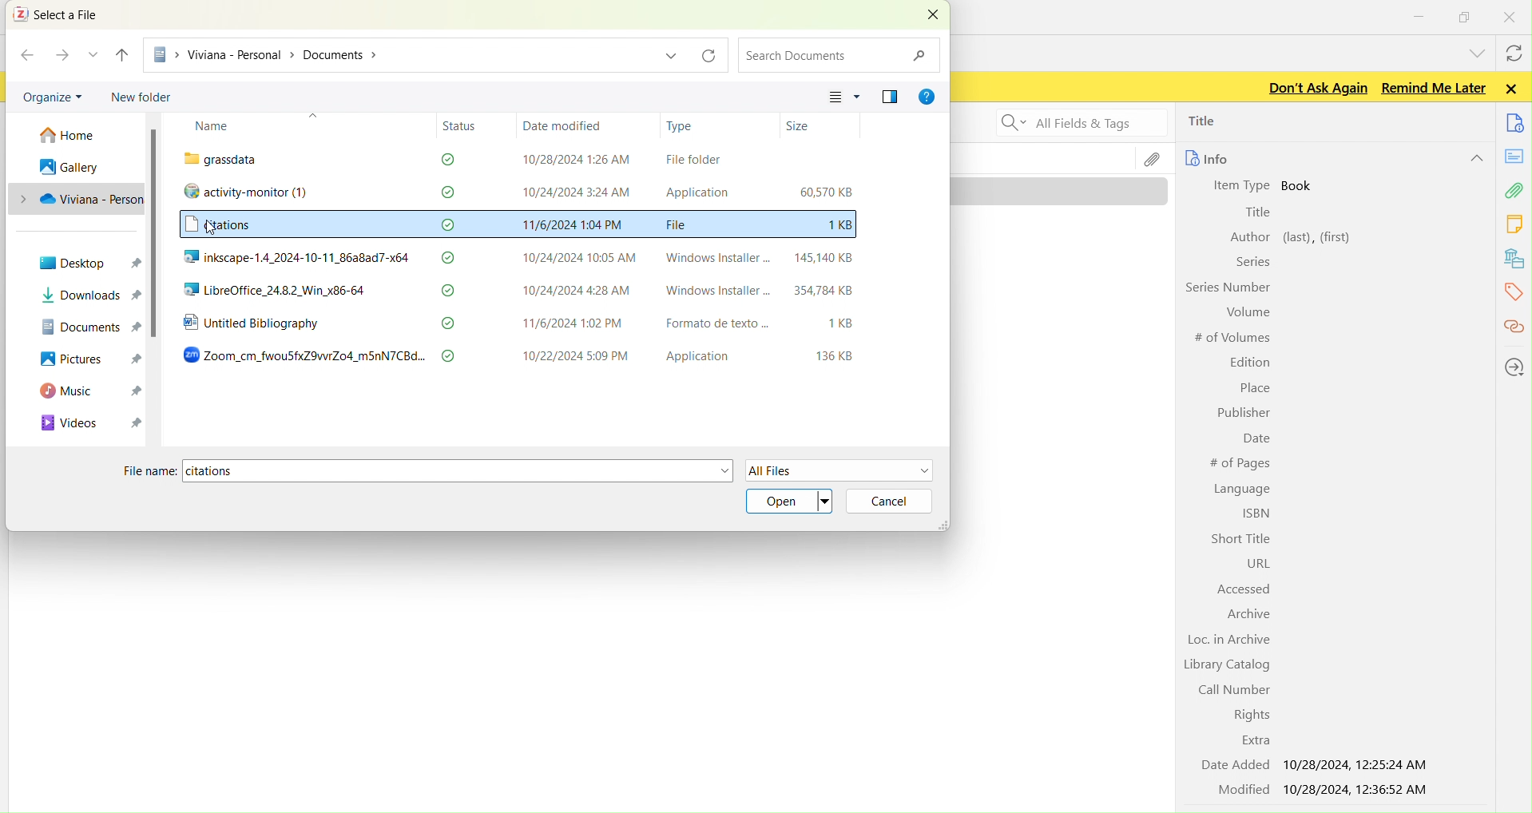 Image resolution: width=1532 pixels, height=813 pixels. Describe the element at coordinates (1227, 288) in the screenshot. I see `Series Number` at that location.